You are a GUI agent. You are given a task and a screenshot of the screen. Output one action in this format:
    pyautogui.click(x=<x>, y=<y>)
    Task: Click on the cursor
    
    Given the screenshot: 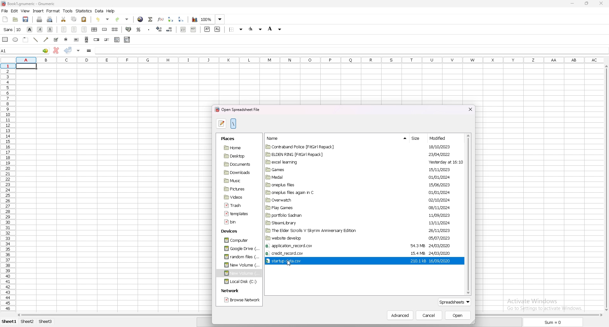 What is the action you would take?
    pyautogui.click(x=290, y=264)
    